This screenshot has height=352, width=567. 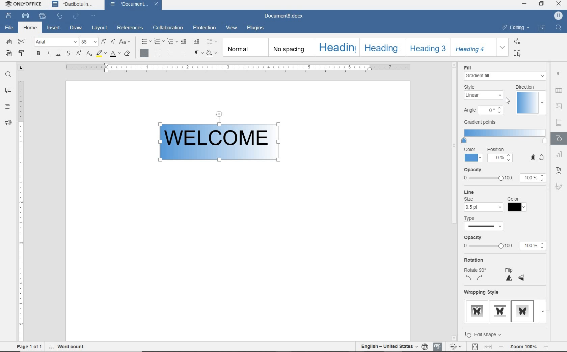 What do you see at coordinates (477, 170) in the screenshot?
I see `opacity` at bounding box center [477, 170].